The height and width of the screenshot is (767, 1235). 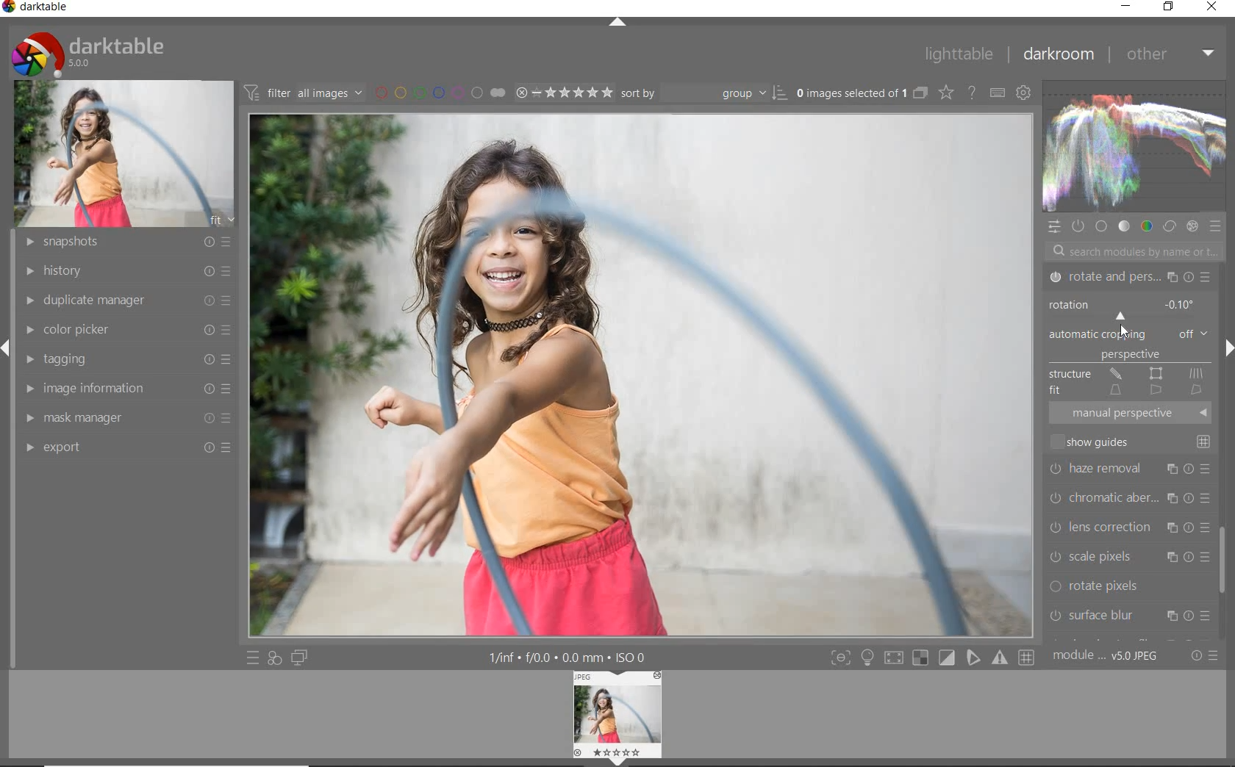 I want to click on haze removal, so click(x=1131, y=468).